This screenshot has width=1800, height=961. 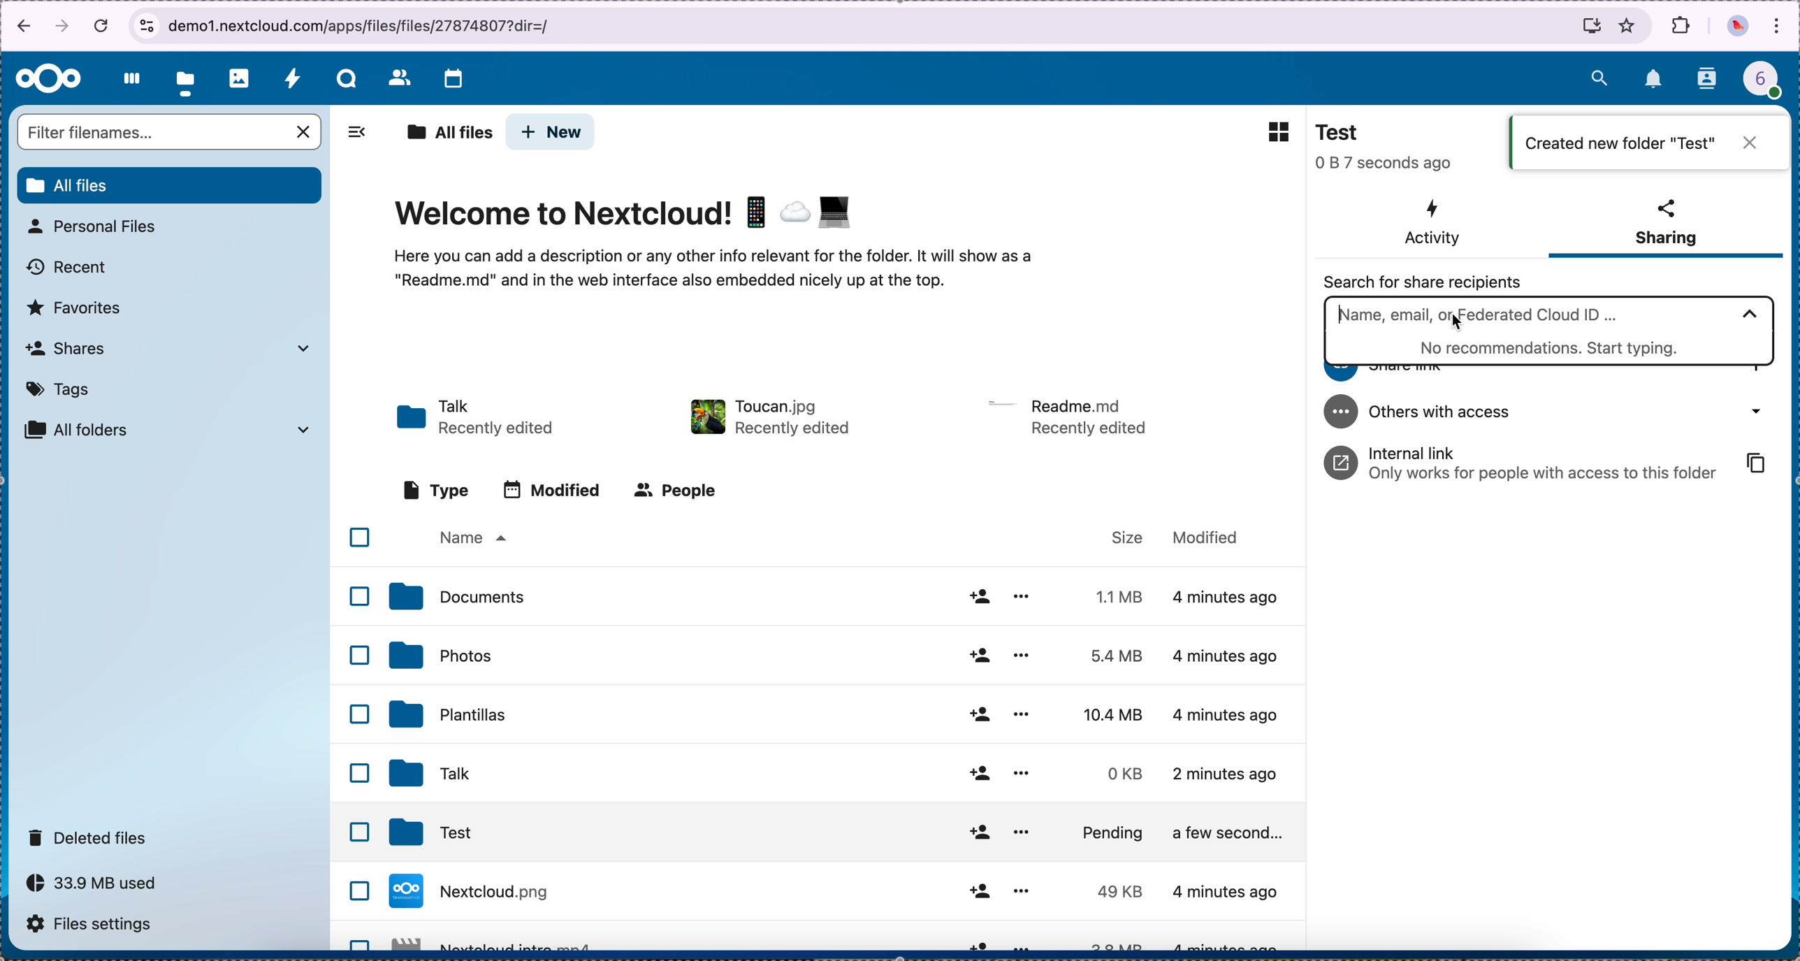 What do you see at coordinates (840, 656) in the screenshot?
I see `photos folder` at bounding box center [840, 656].